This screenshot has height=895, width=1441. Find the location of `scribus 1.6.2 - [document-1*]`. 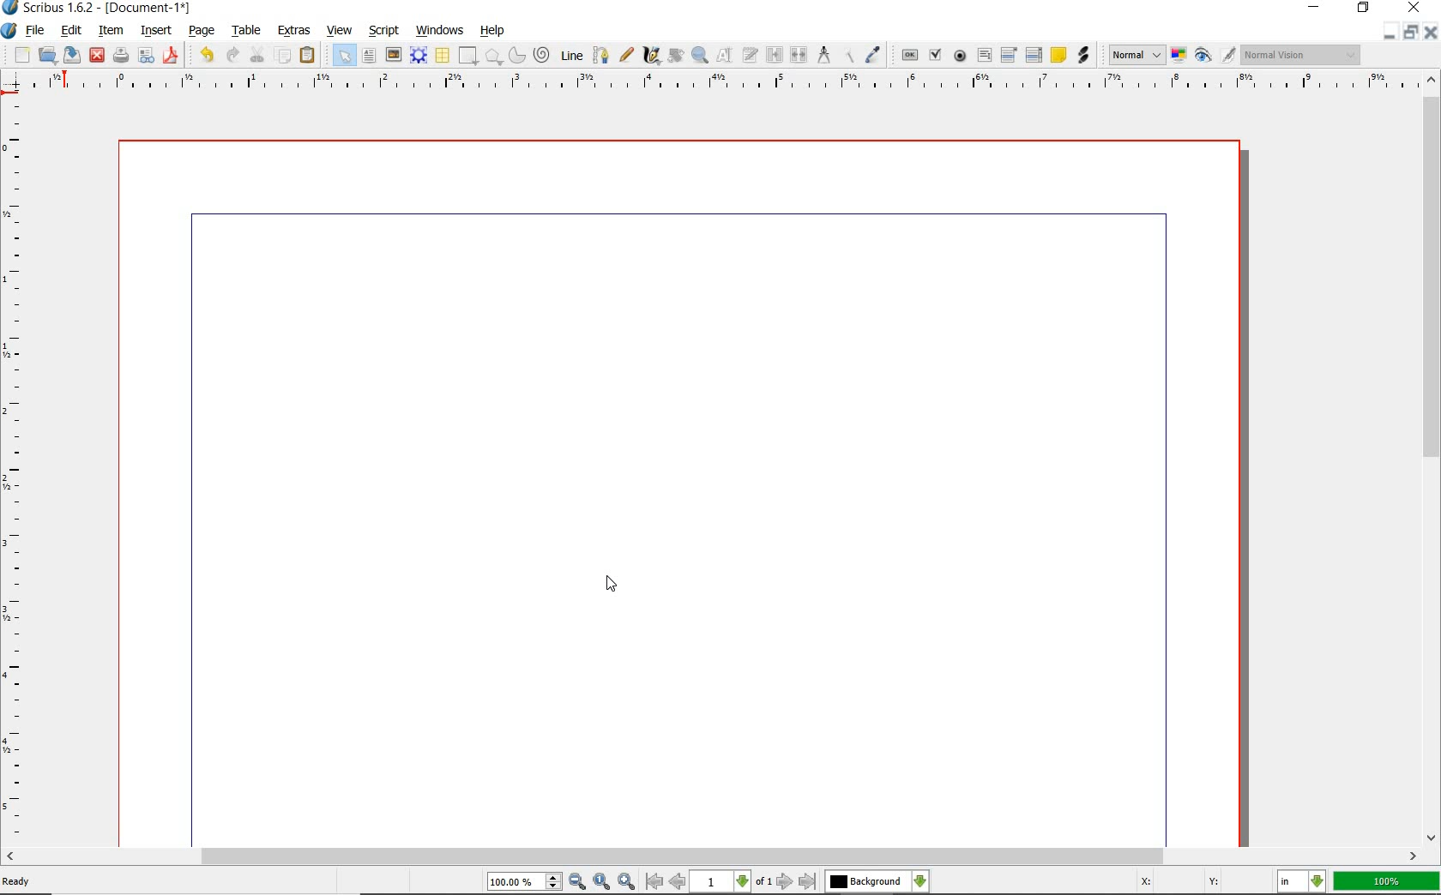

scribus 1.6.2 - [document-1*] is located at coordinates (99, 9).